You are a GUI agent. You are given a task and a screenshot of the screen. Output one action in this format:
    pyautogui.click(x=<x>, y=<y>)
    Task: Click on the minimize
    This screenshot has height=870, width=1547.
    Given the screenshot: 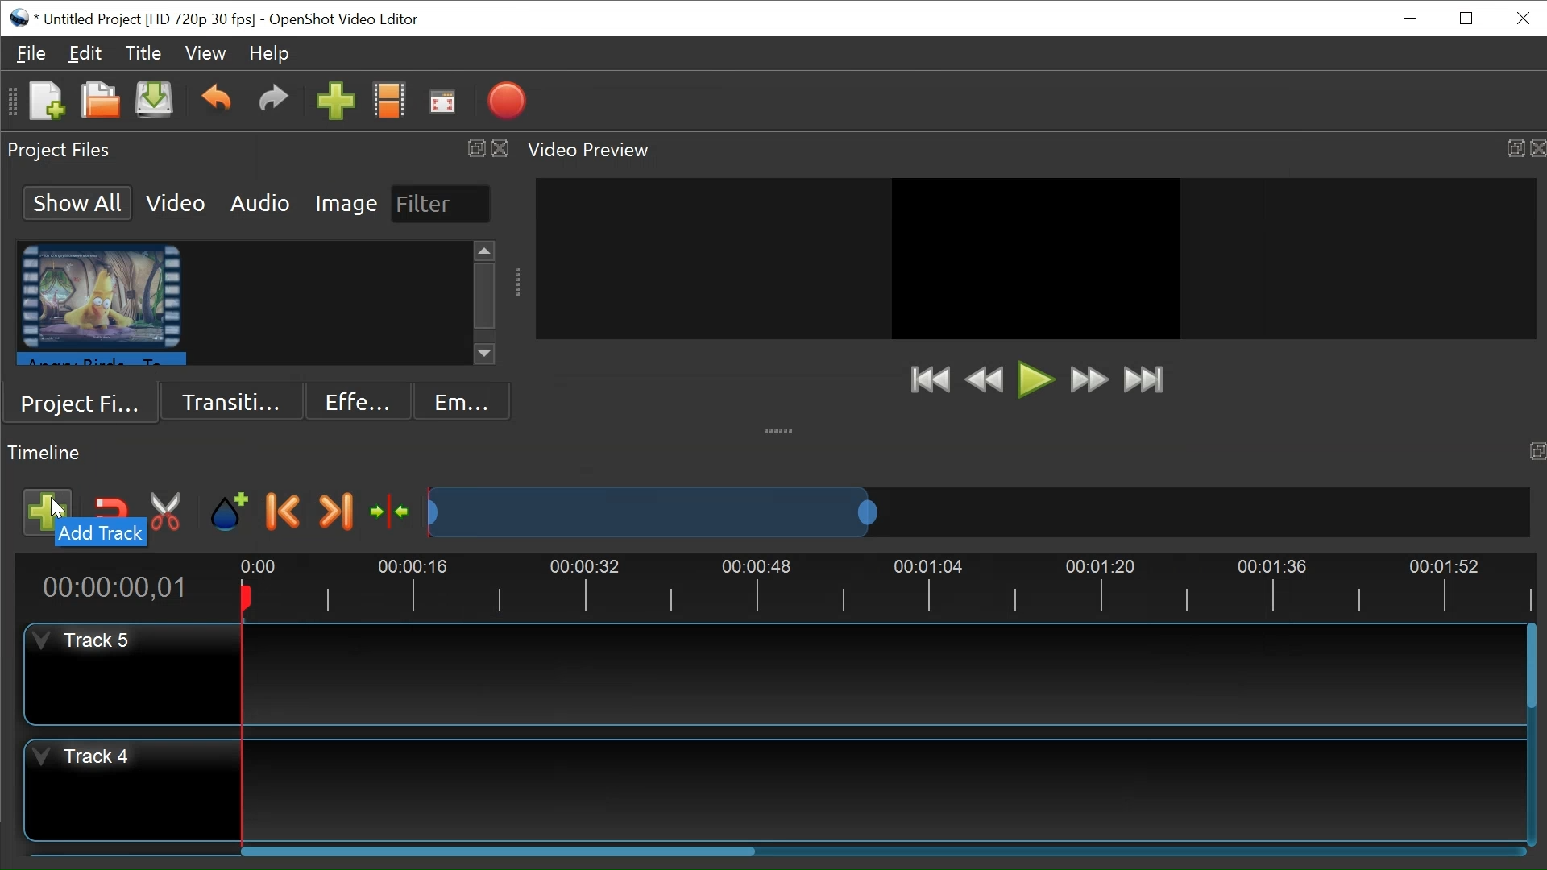 What is the action you would take?
    pyautogui.click(x=1413, y=19)
    